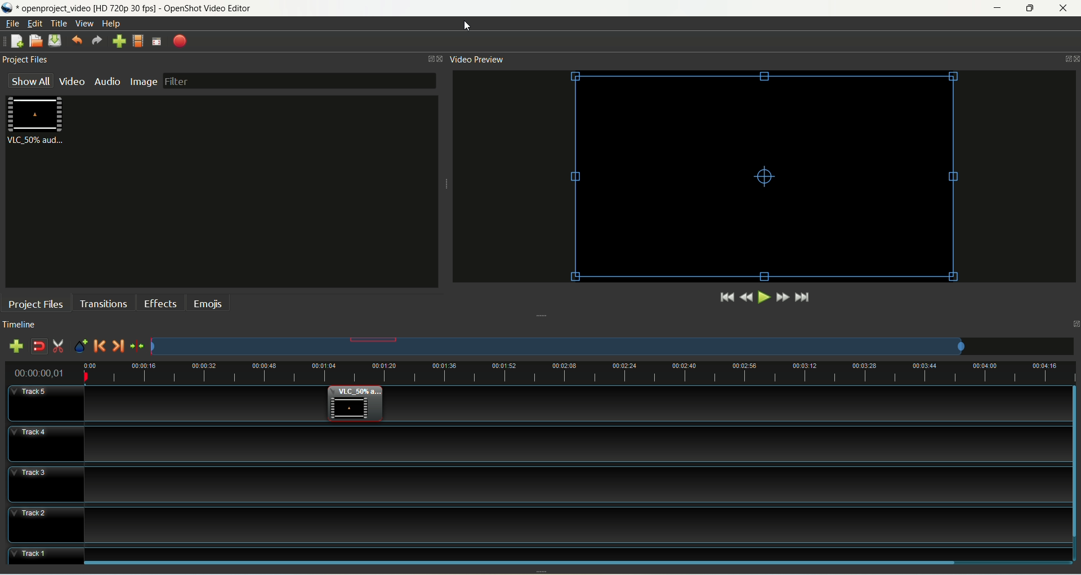  What do you see at coordinates (38, 121) in the screenshot?
I see `video clip` at bounding box center [38, 121].